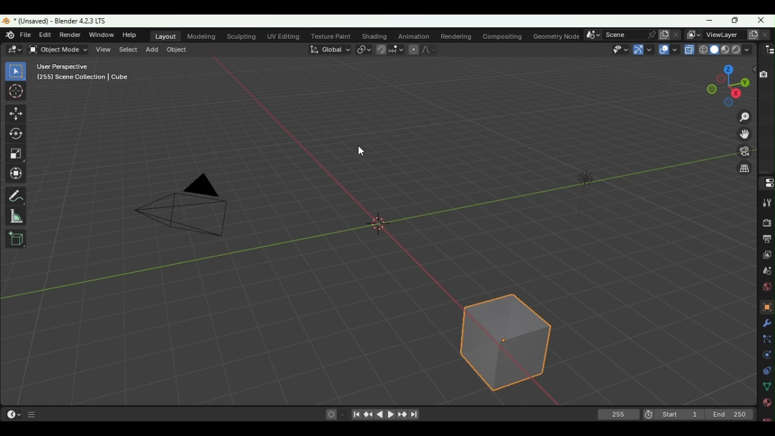 This screenshot has width=775, height=436. What do you see at coordinates (396, 49) in the screenshot?
I see `Snapping` at bounding box center [396, 49].